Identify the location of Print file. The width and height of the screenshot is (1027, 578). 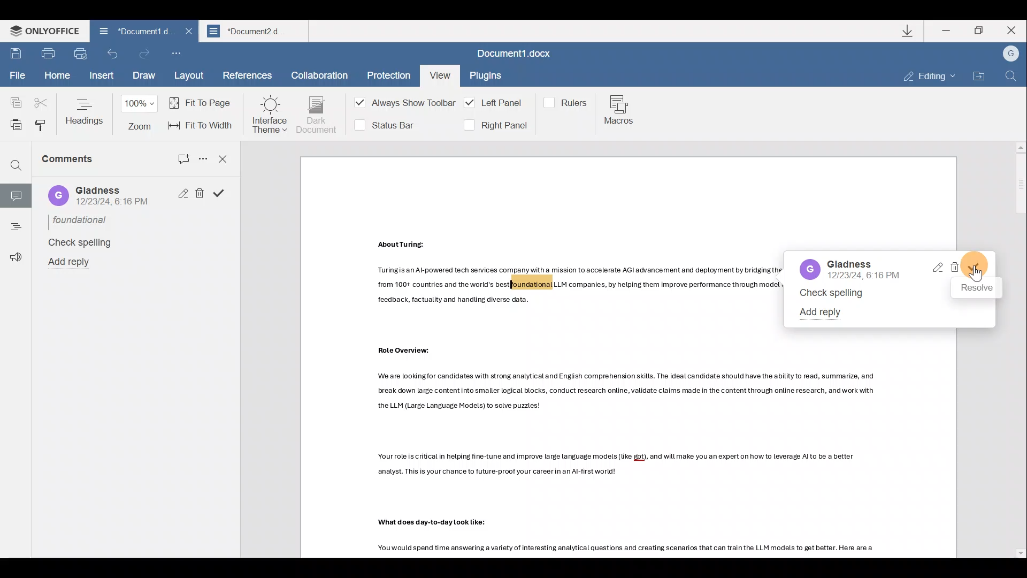
(51, 55).